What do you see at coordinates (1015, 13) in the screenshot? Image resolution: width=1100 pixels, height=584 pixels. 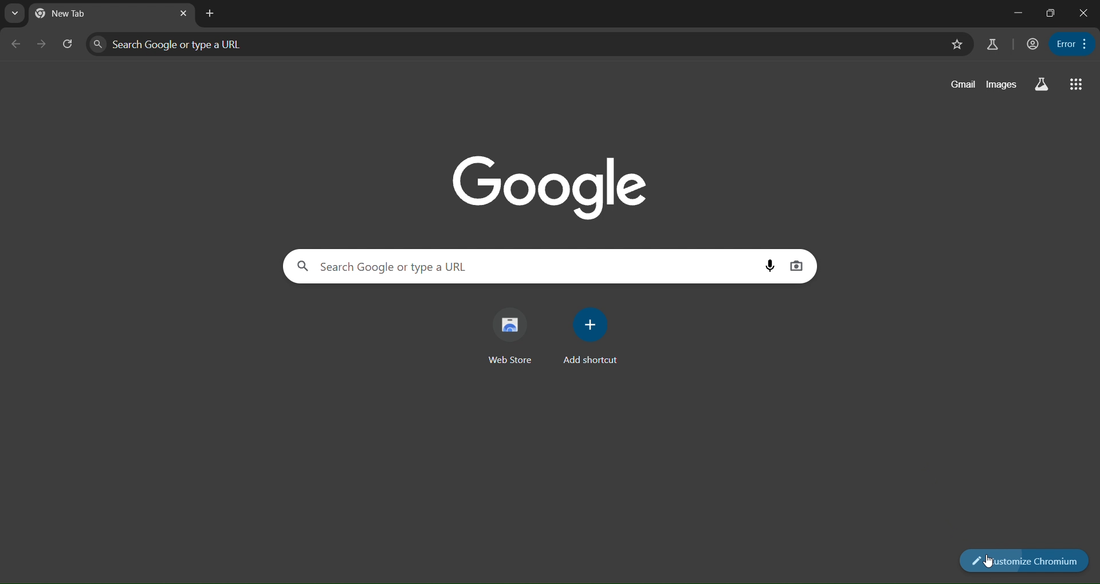 I see `minimize` at bounding box center [1015, 13].